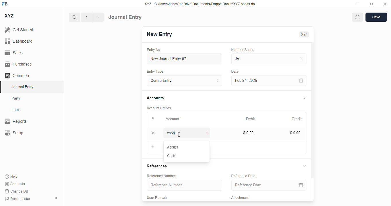  I want to click on new journal entry 07, so click(185, 59).